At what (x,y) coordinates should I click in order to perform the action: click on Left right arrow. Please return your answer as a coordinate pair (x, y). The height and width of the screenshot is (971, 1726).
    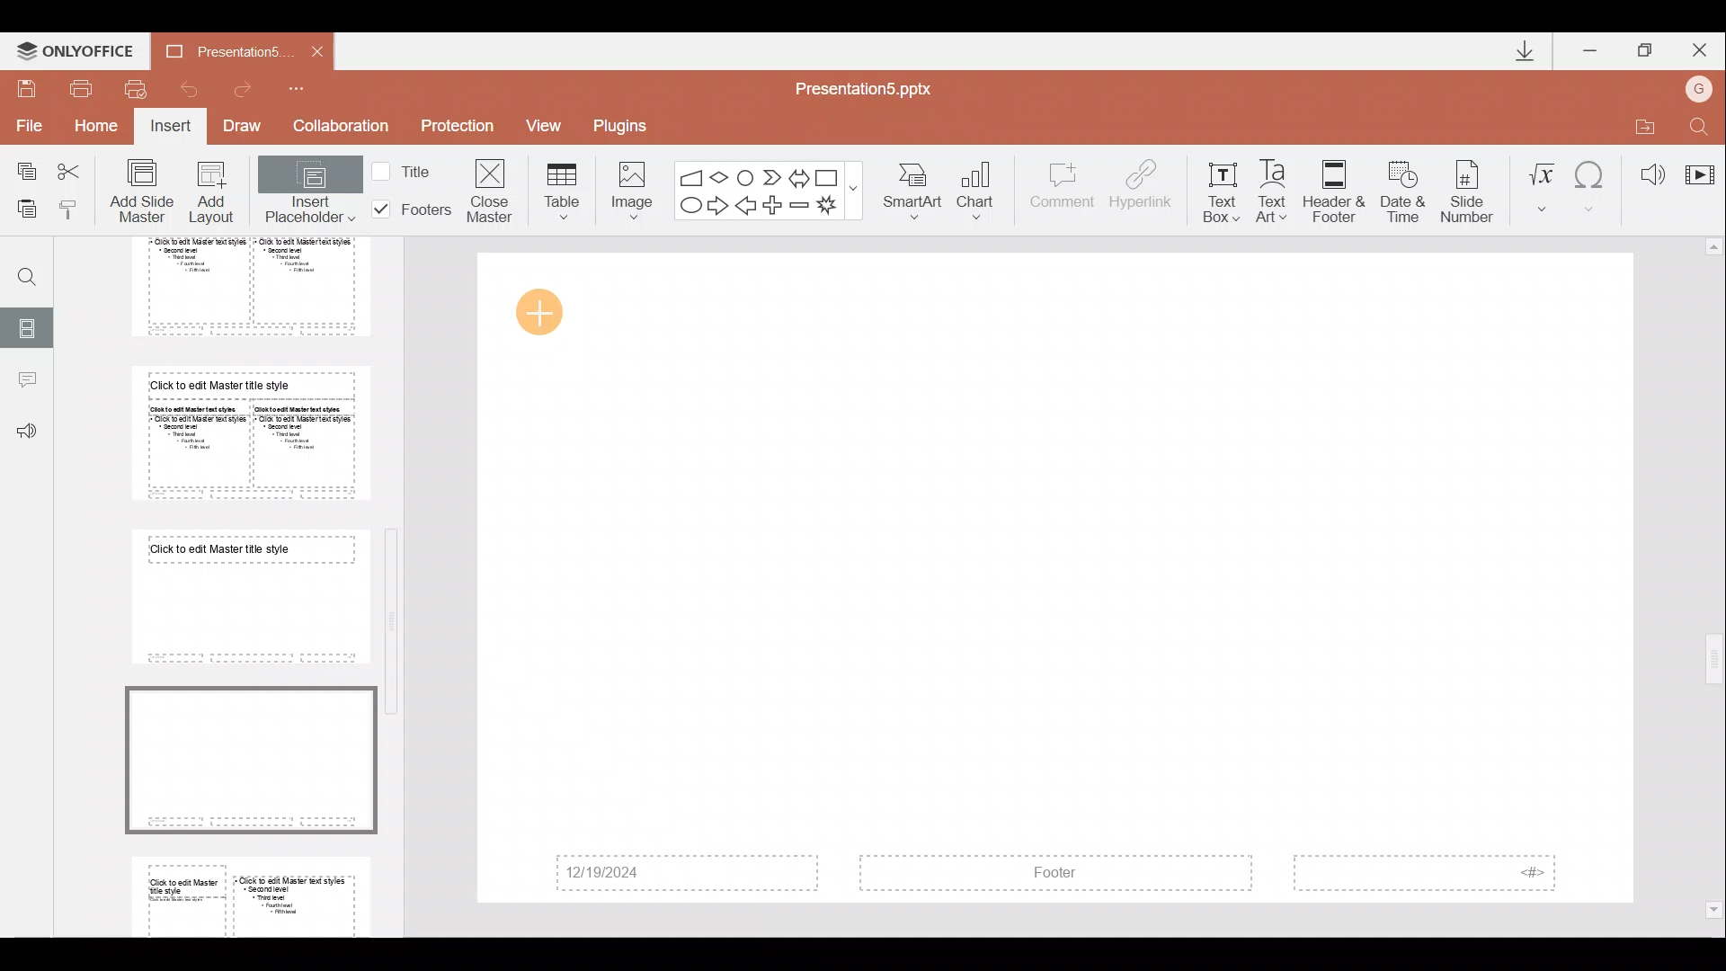
    Looking at the image, I should click on (798, 174).